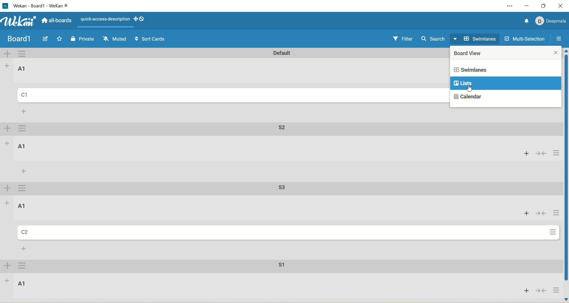 This screenshot has width=569, height=303. I want to click on add, so click(524, 291).